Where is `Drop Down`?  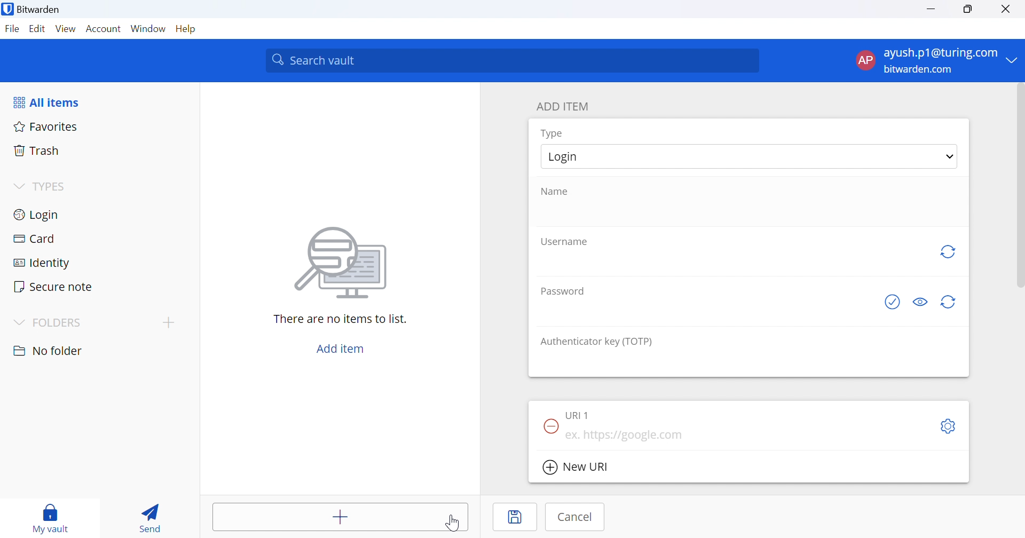
Drop Down is located at coordinates (948, 157).